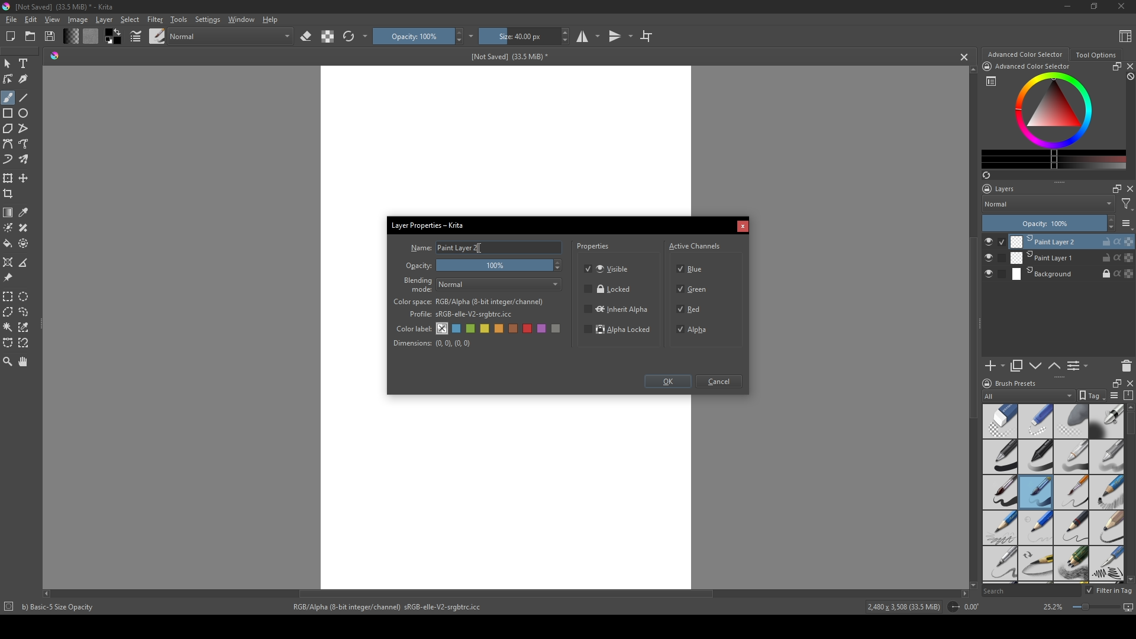 This screenshot has height=639, width=1136. What do you see at coordinates (1071, 493) in the screenshot?
I see `thin brush` at bounding box center [1071, 493].